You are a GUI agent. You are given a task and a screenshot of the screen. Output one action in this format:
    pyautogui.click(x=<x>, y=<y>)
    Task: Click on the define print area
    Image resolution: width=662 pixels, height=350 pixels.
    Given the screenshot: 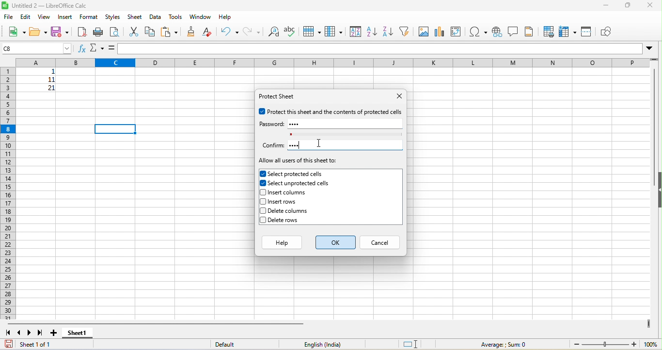 What is the action you would take?
    pyautogui.click(x=549, y=32)
    